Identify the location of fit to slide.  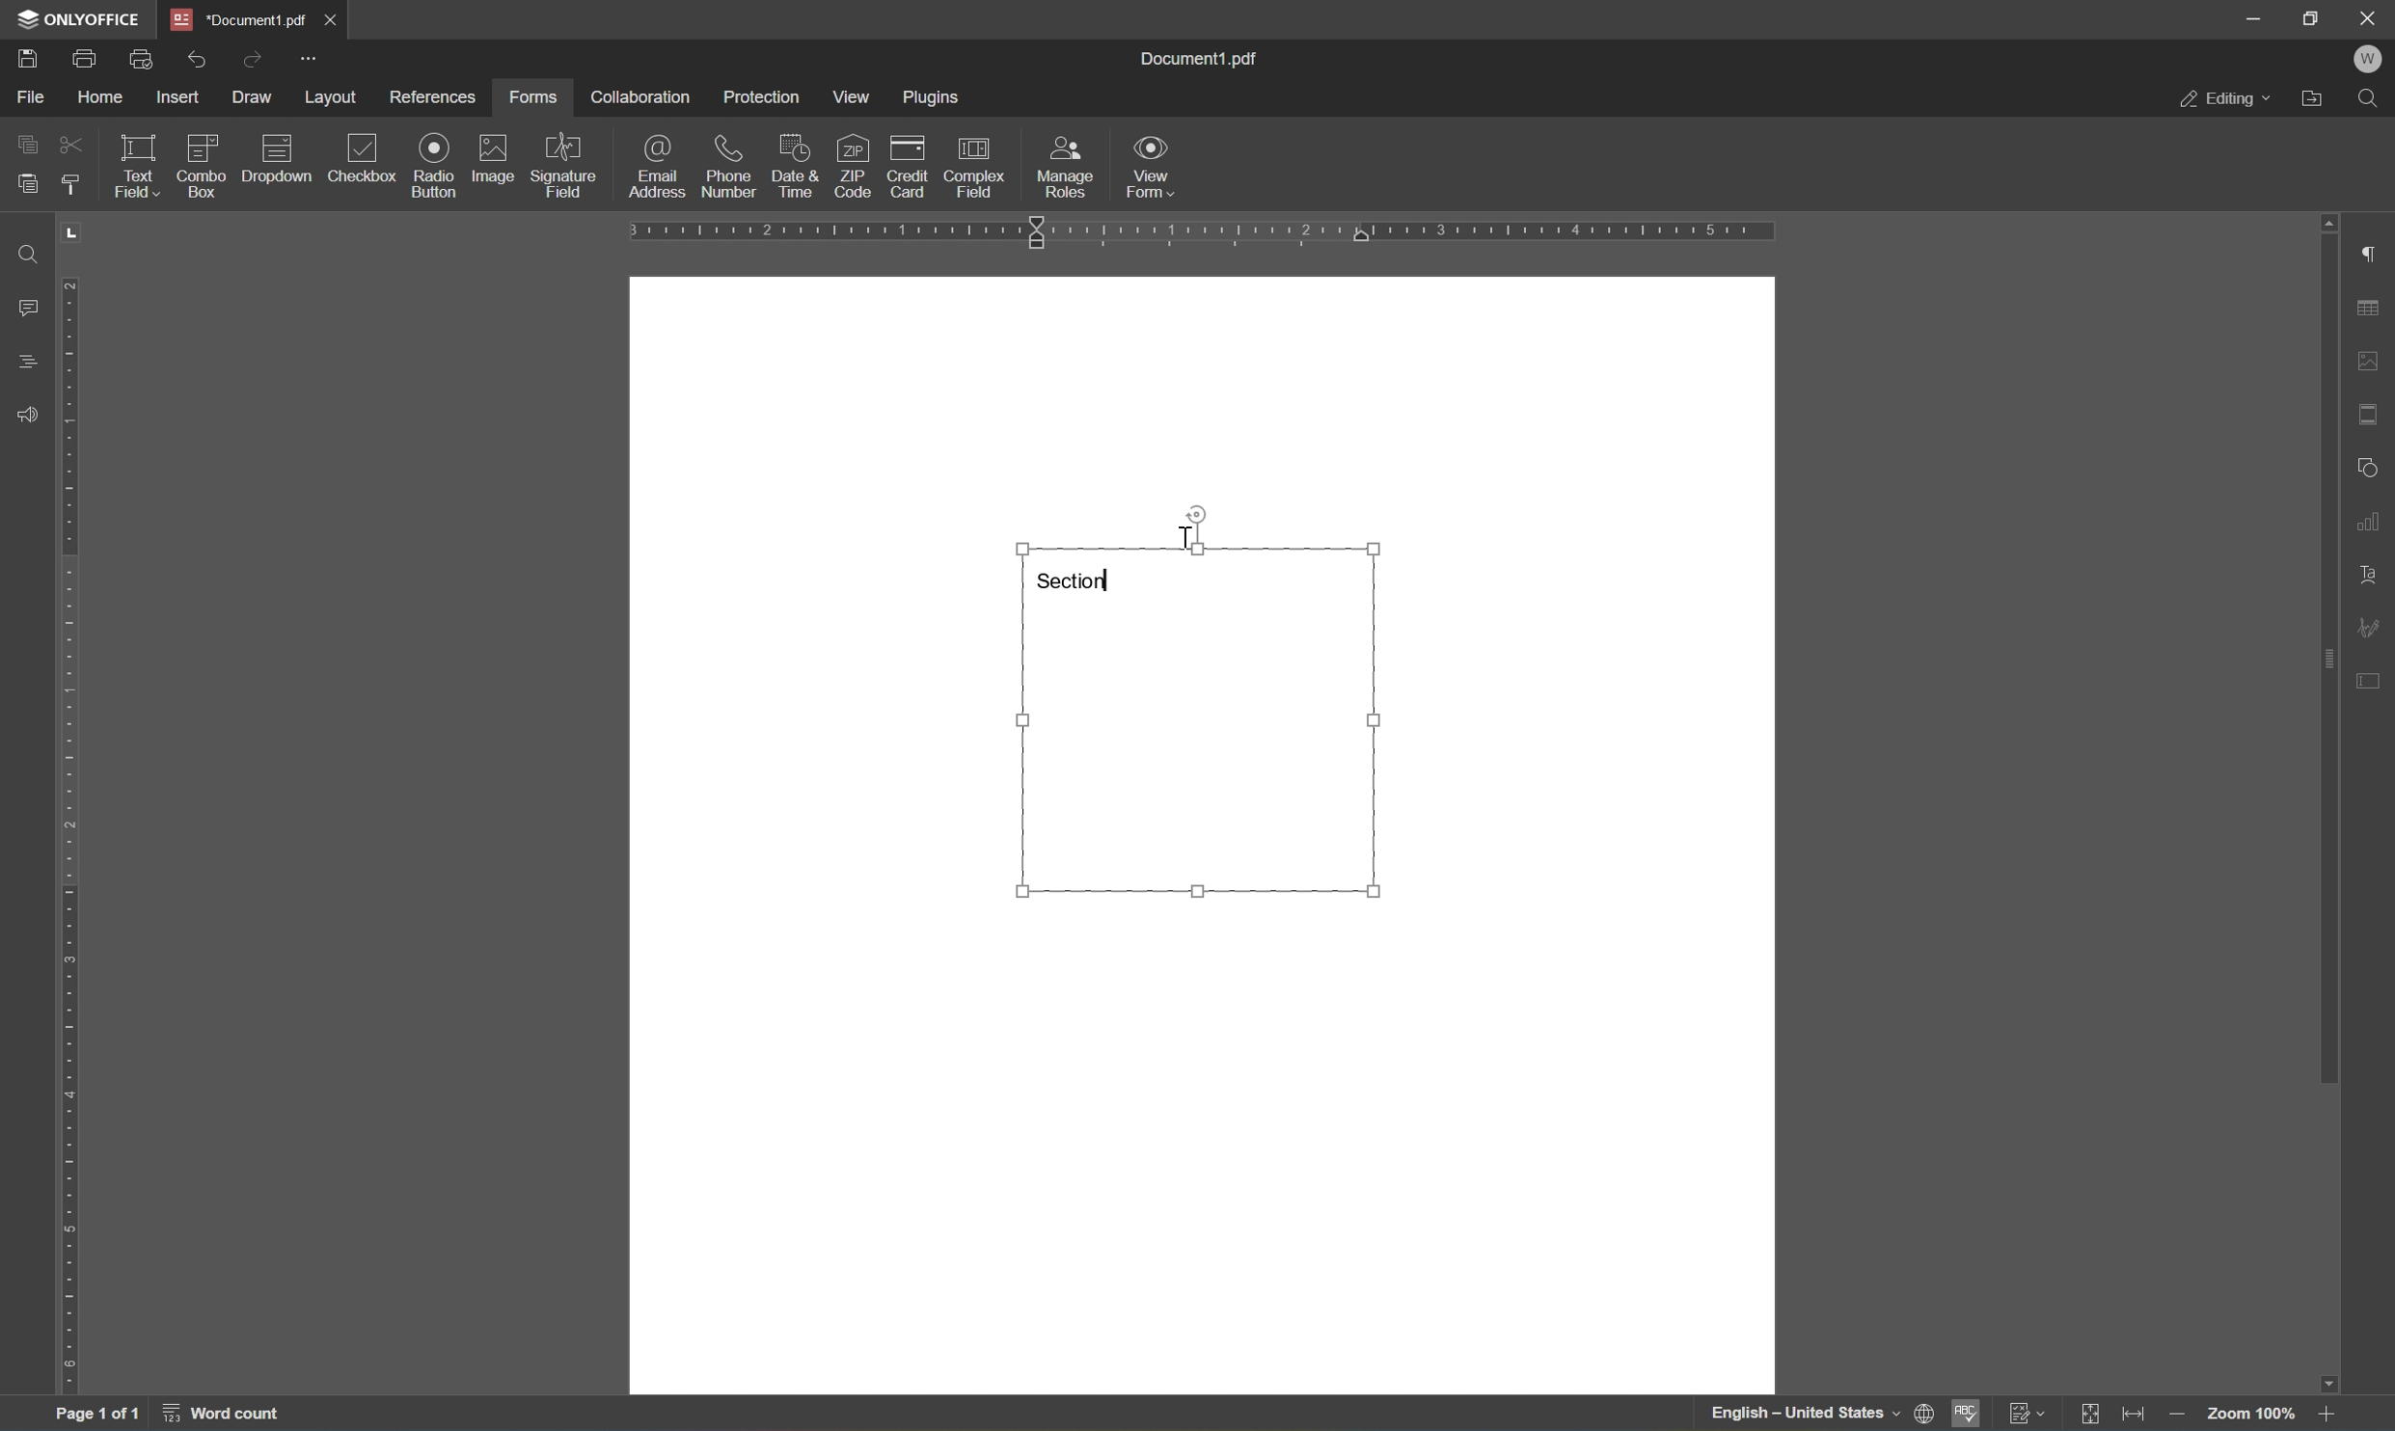
(2091, 1414).